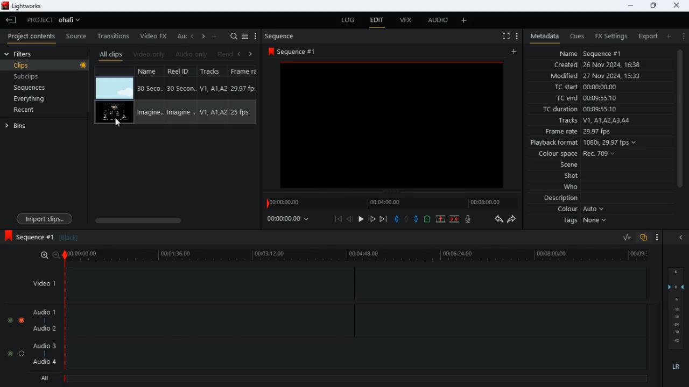 The height and width of the screenshot is (387, 689). I want to click on sequence, so click(30, 235).